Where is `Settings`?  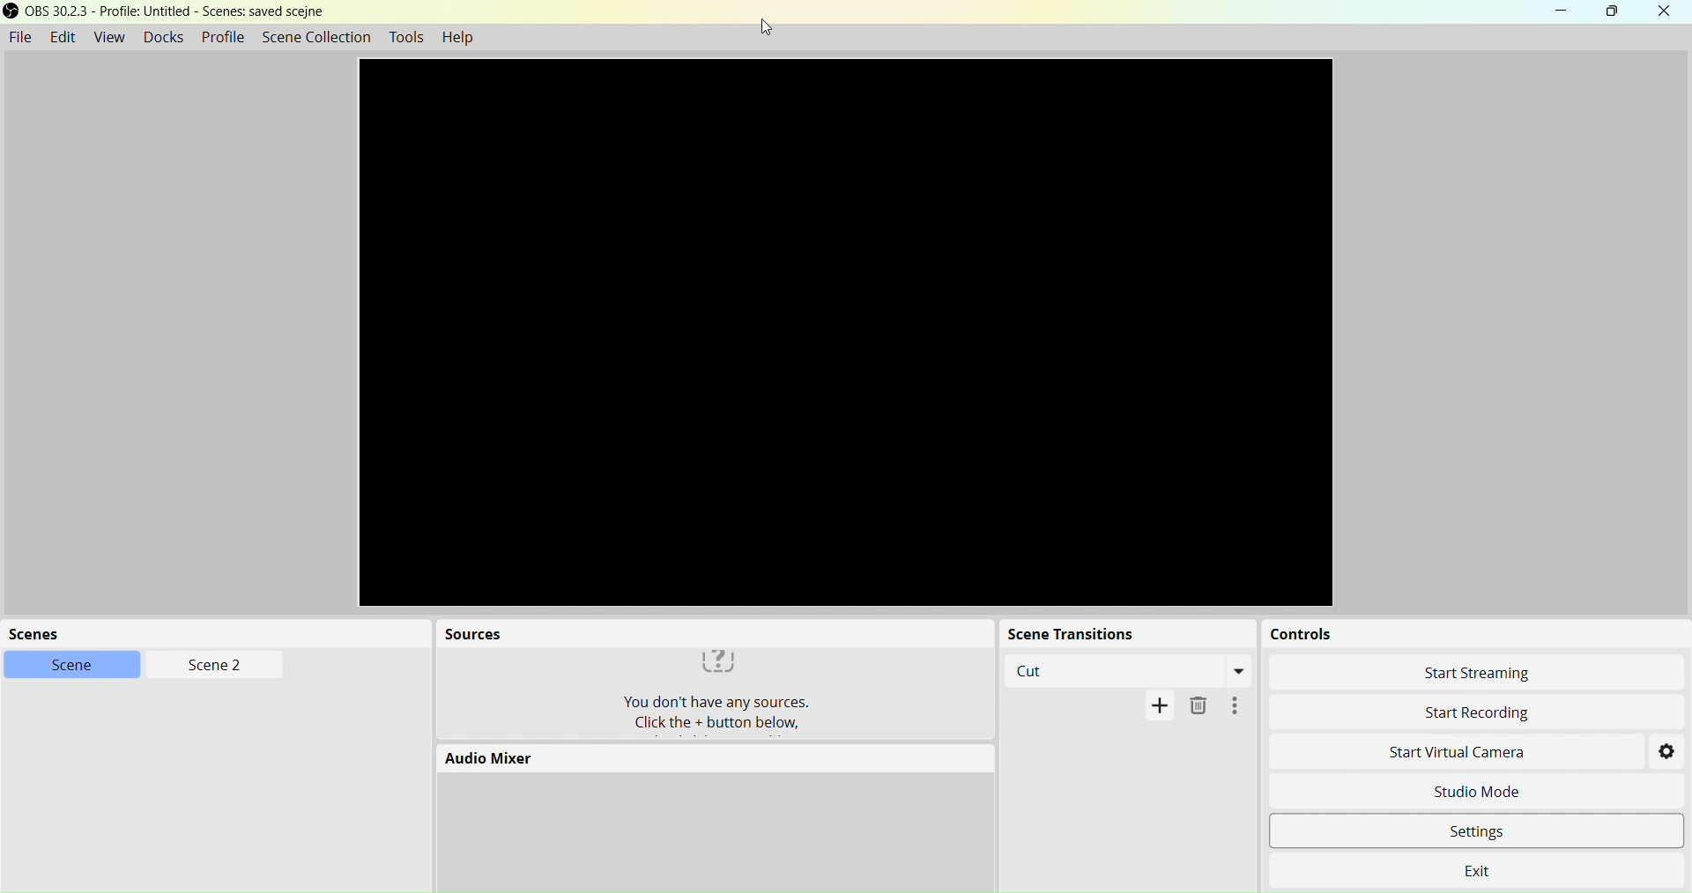 Settings is located at coordinates (1503, 833).